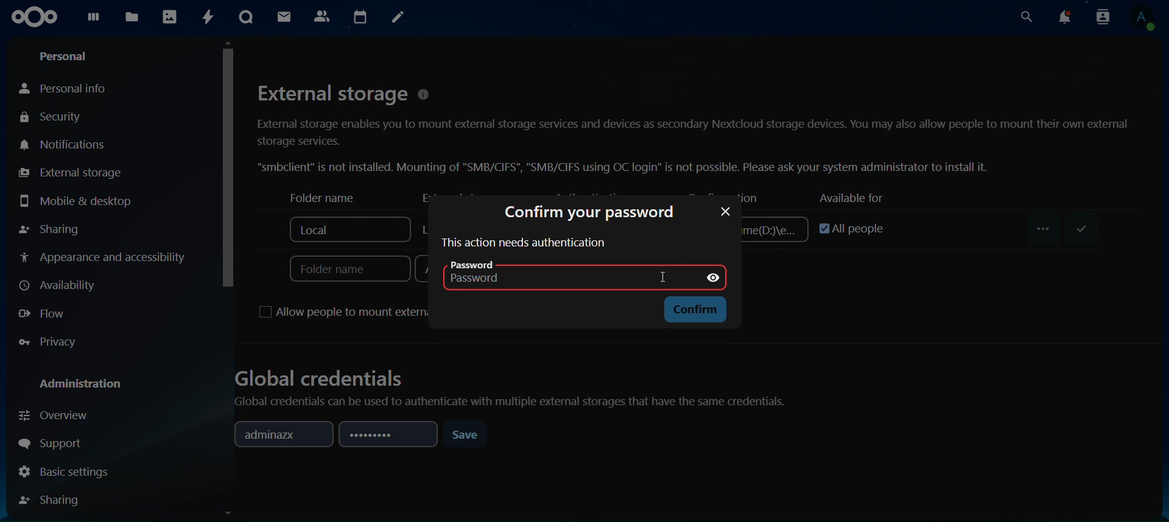  What do you see at coordinates (66, 472) in the screenshot?
I see `basic settings` at bounding box center [66, 472].